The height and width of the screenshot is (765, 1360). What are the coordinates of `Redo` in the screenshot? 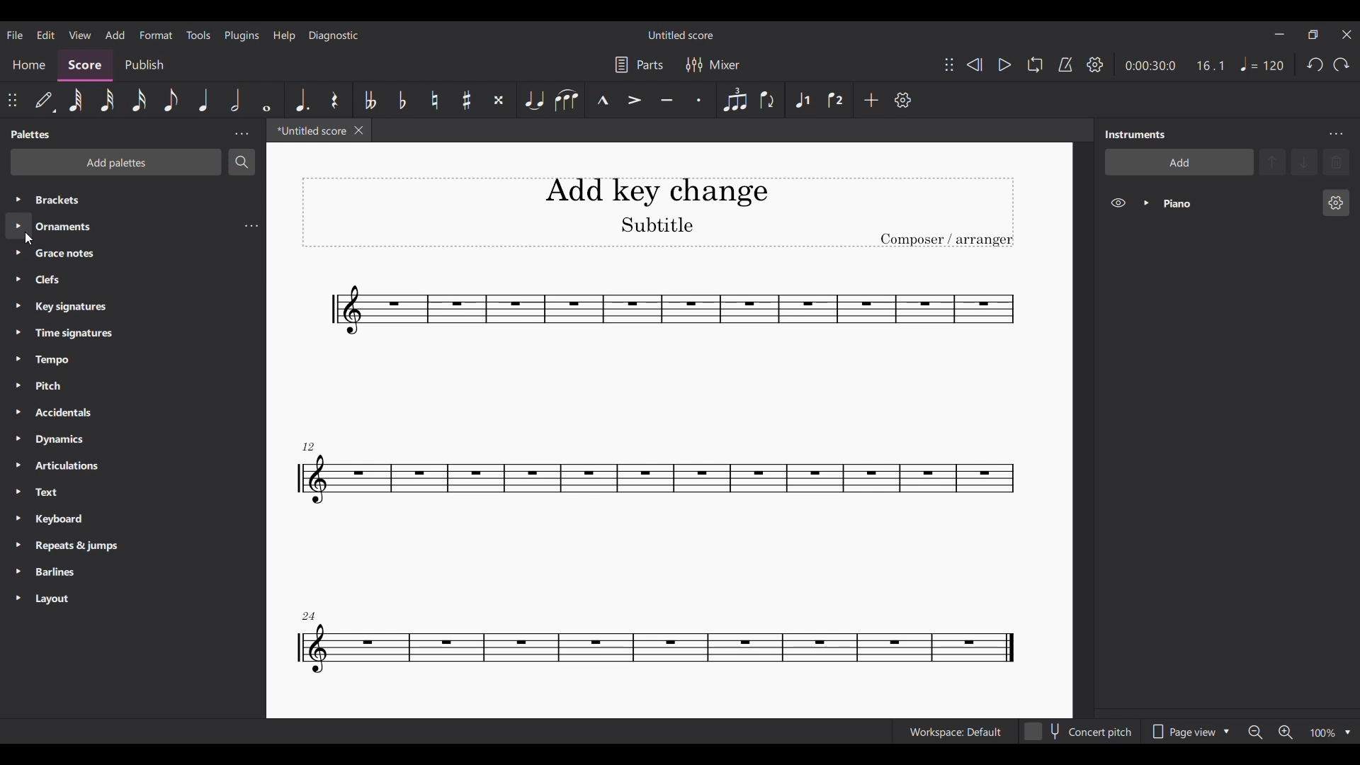 It's located at (1341, 65).